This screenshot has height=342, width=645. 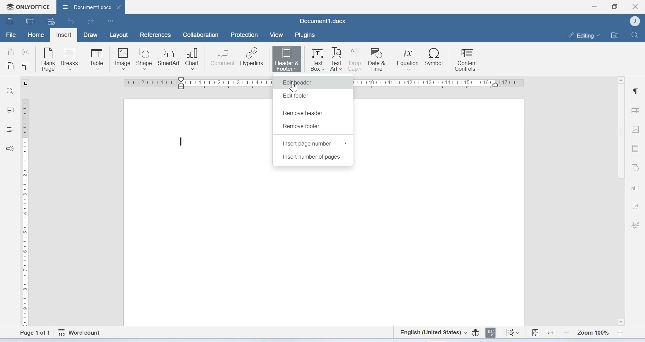 What do you see at coordinates (356, 59) in the screenshot?
I see `Drop cap` at bounding box center [356, 59].